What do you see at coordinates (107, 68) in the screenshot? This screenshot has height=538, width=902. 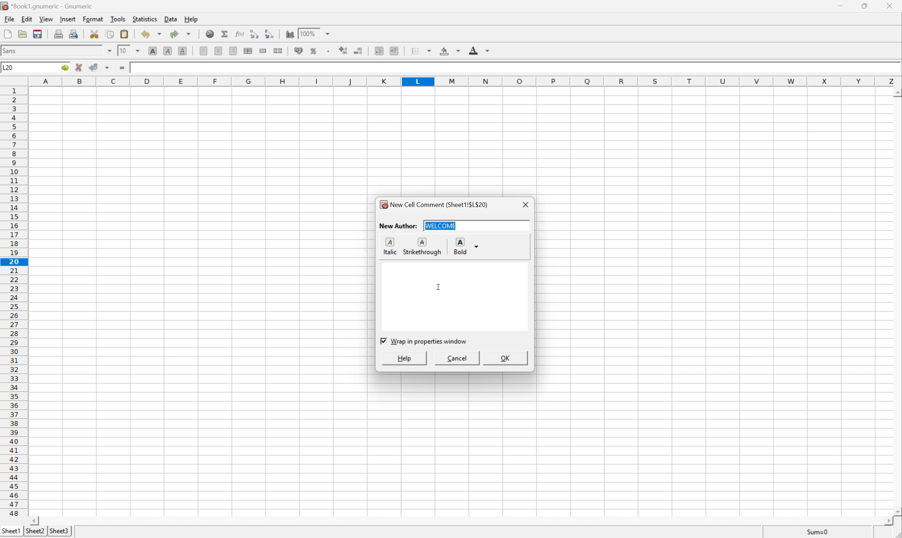 I see `Accept changes in multiple cells` at bounding box center [107, 68].